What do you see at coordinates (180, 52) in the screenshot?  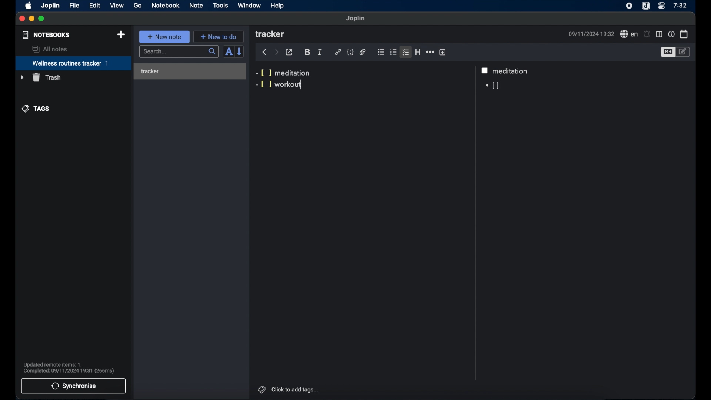 I see `search...` at bounding box center [180, 52].